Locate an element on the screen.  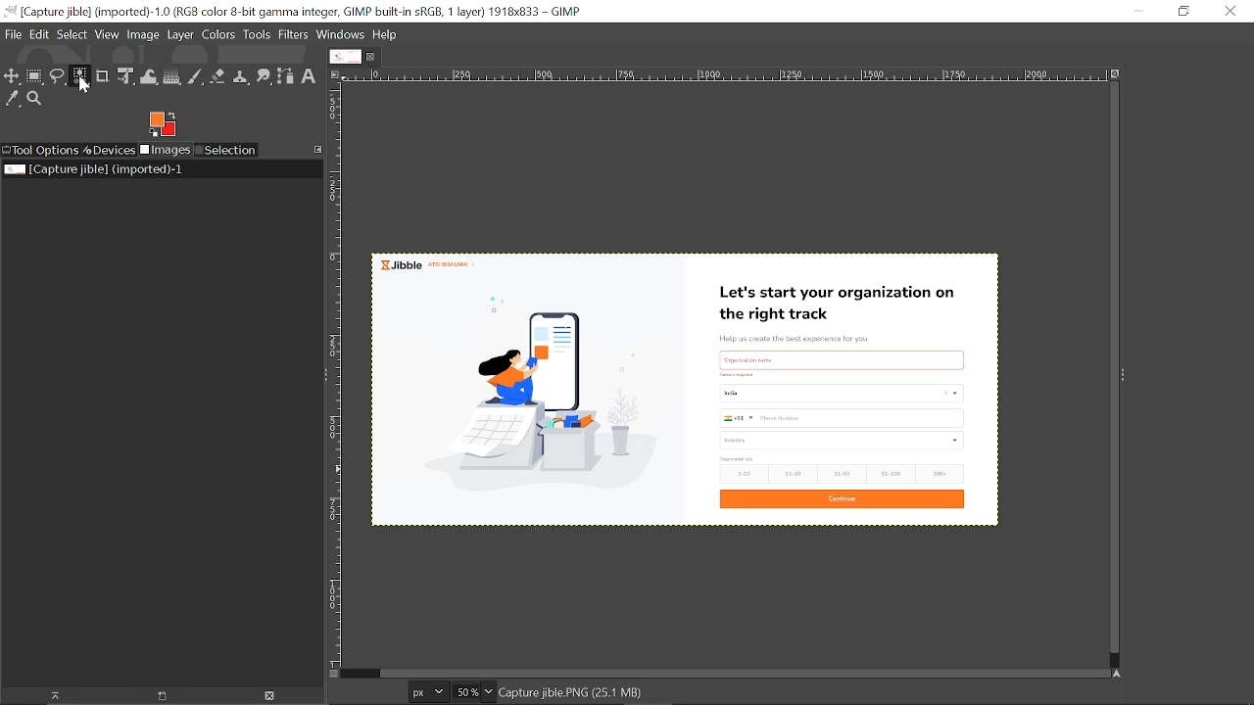
Unified transform tool is located at coordinates (125, 76).